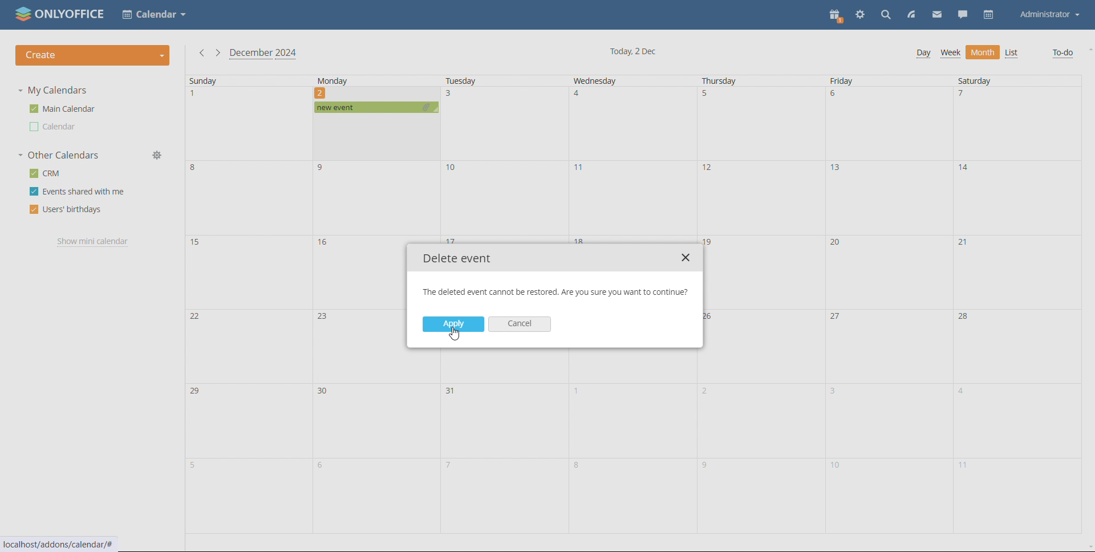  I want to click on Week, so click(951, 53).